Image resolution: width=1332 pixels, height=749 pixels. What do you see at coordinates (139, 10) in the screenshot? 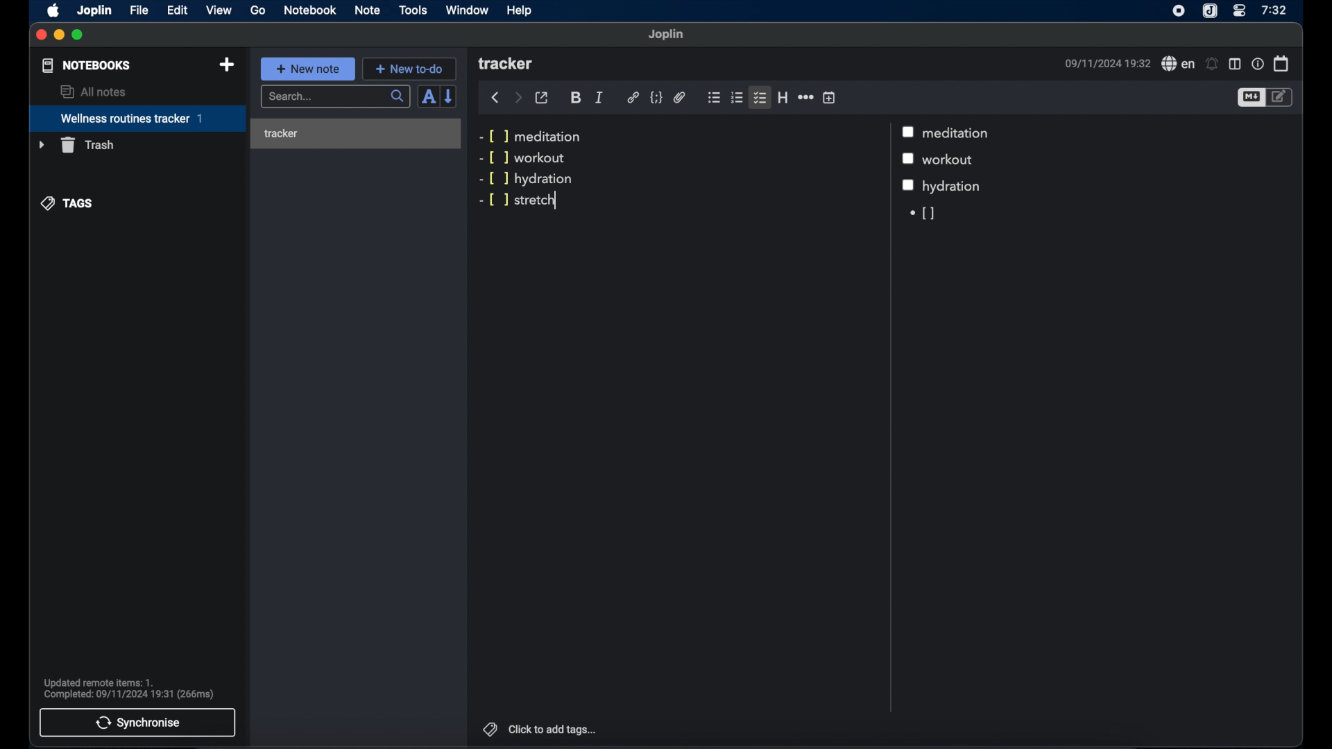
I see `file` at bounding box center [139, 10].